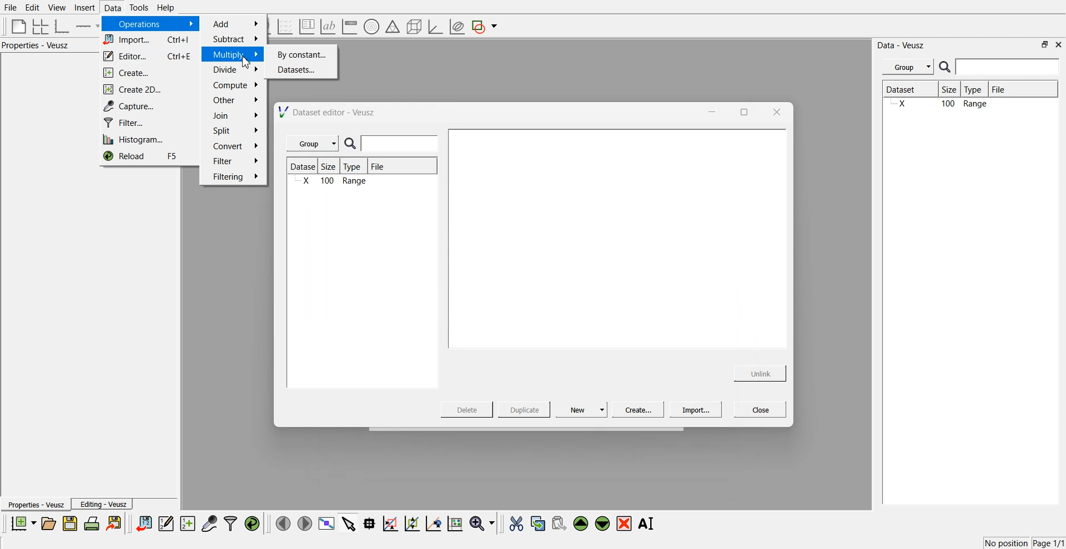 Image resolution: width=1066 pixels, height=549 pixels. Describe the element at coordinates (411, 523) in the screenshot. I see `zoom out the graph axes` at that location.